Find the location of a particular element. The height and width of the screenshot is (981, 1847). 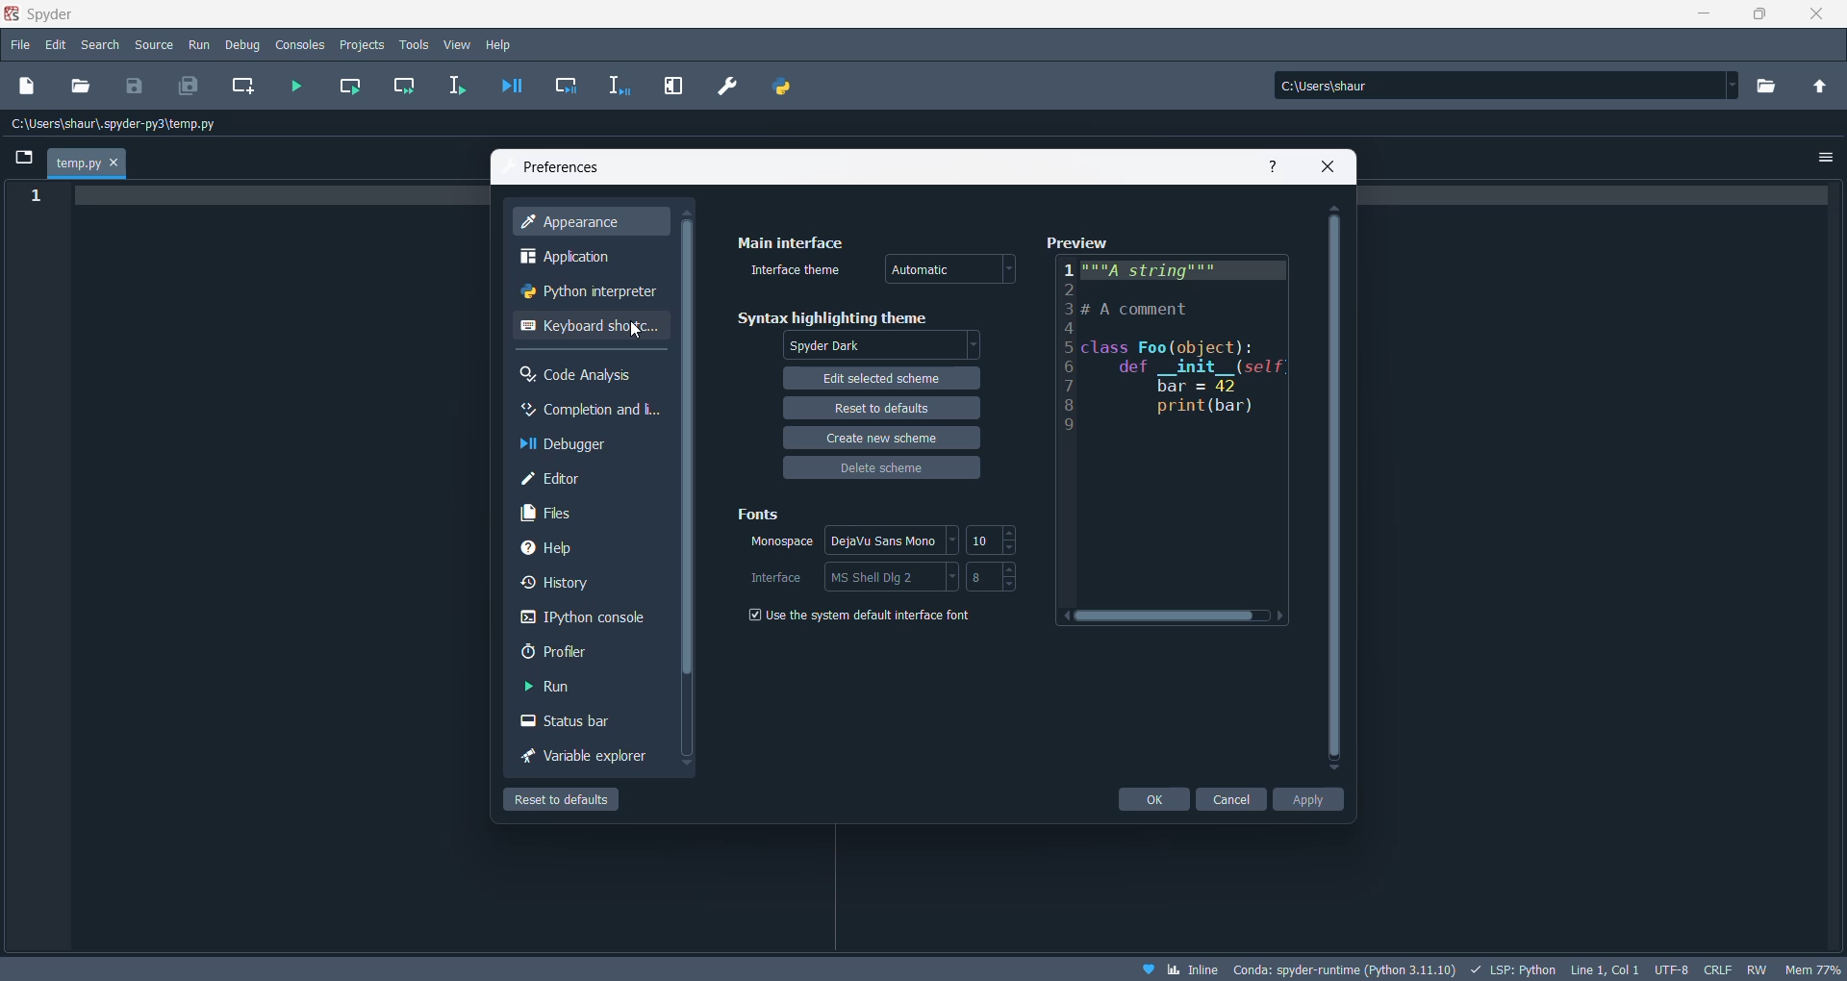

file is located at coordinates (19, 43).